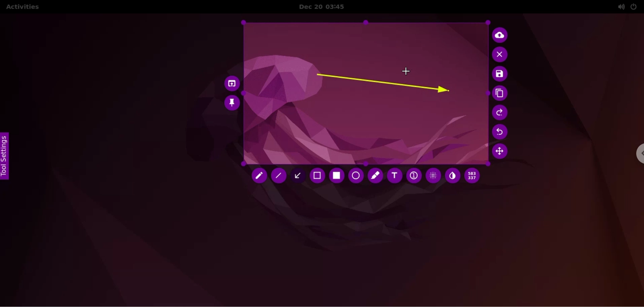 The image size is (644, 307). What do you see at coordinates (408, 72) in the screenshot?
I see `cursor` at bounding box center [408, 72].